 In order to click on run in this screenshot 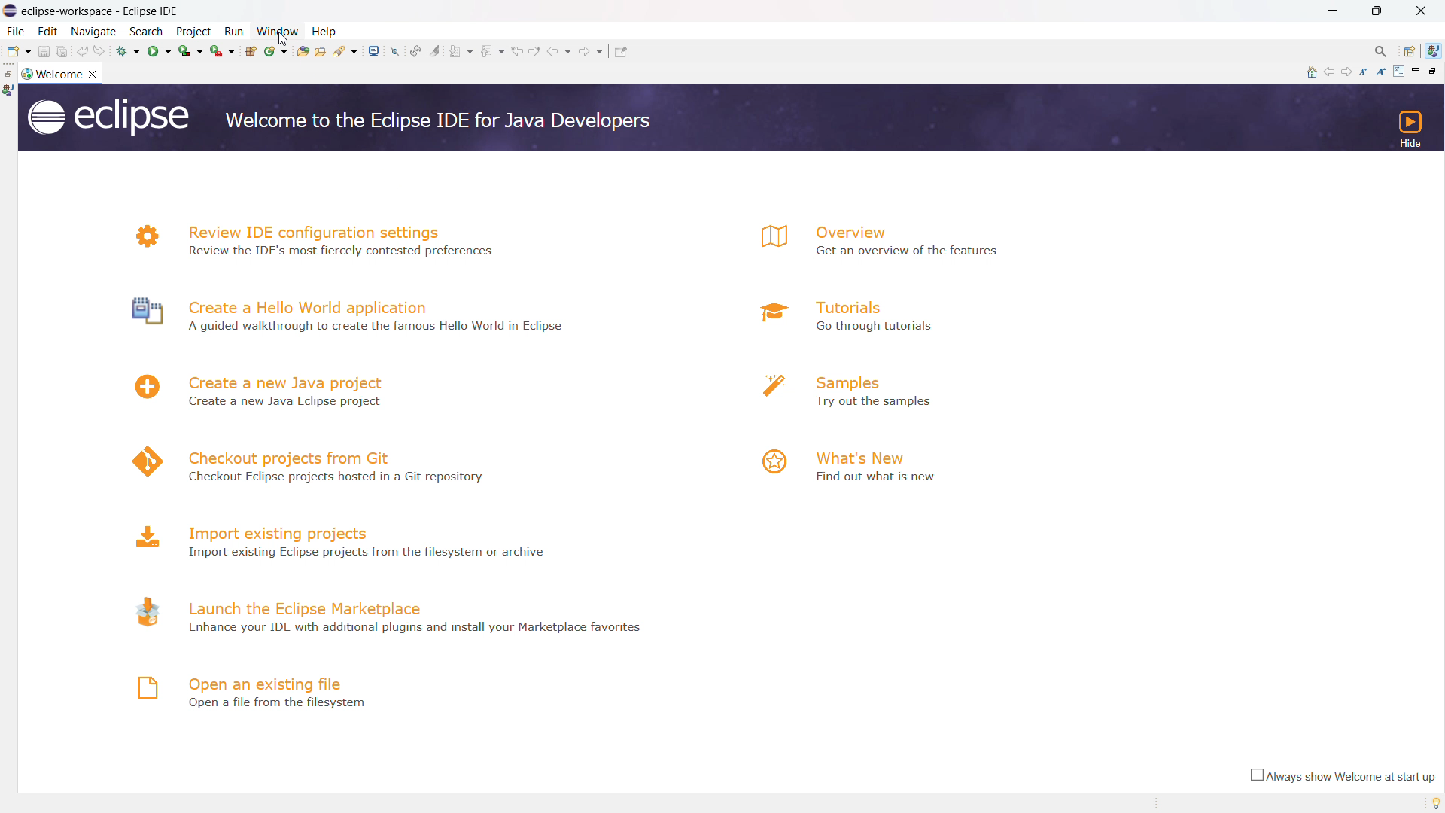, I will do `click(233, 32)`.